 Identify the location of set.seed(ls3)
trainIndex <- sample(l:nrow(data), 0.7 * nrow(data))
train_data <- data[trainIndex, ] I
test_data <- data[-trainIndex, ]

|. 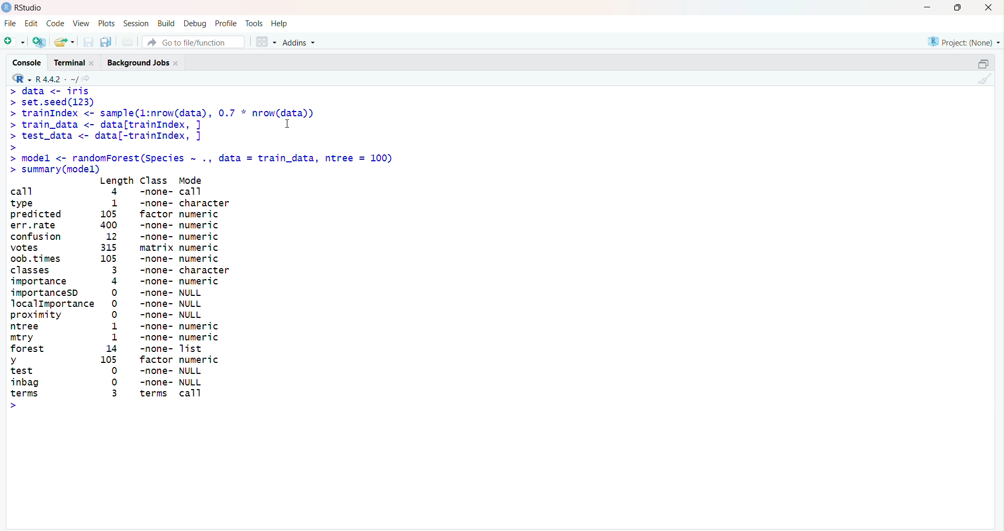
(173, 119).